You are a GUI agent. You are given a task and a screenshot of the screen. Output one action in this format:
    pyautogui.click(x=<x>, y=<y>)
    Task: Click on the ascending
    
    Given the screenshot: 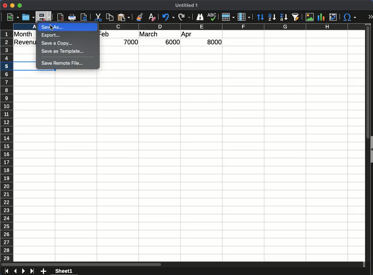 What is the action you would take?
    pyautogui.click(x=272, y=17)
    